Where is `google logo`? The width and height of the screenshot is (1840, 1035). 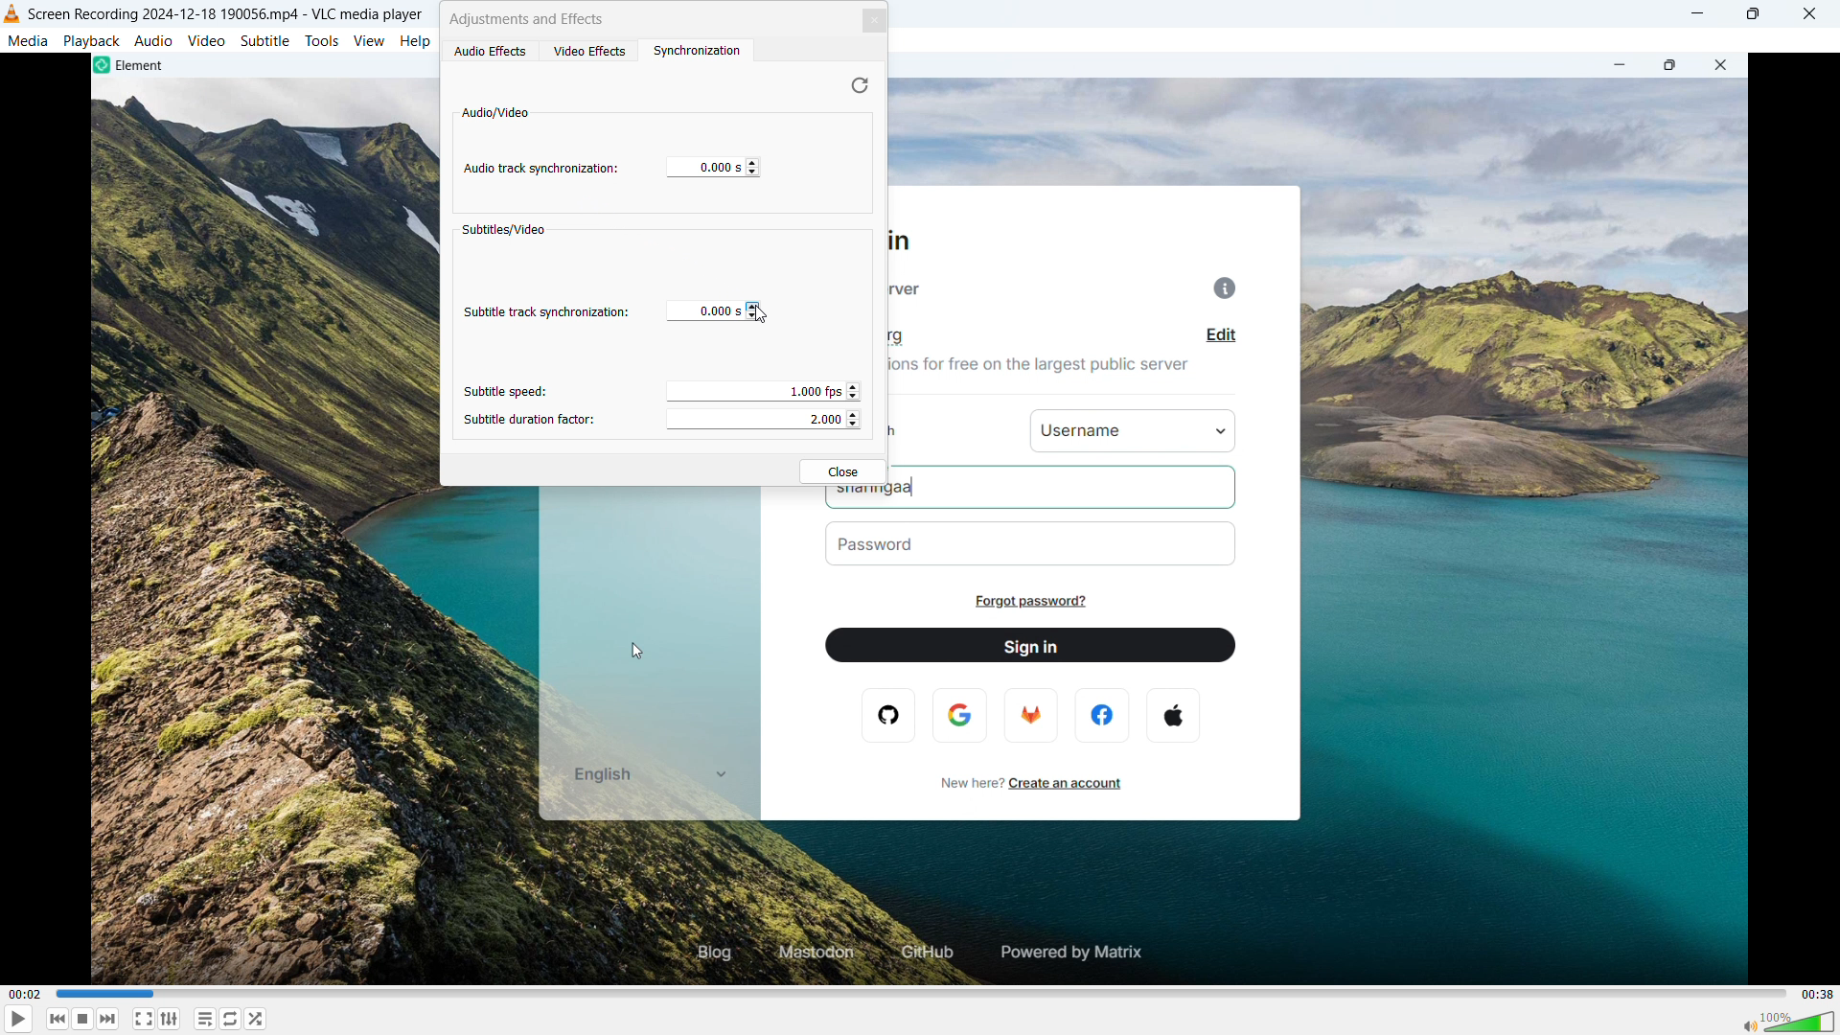 google logo is located at coordinates (961, 714).